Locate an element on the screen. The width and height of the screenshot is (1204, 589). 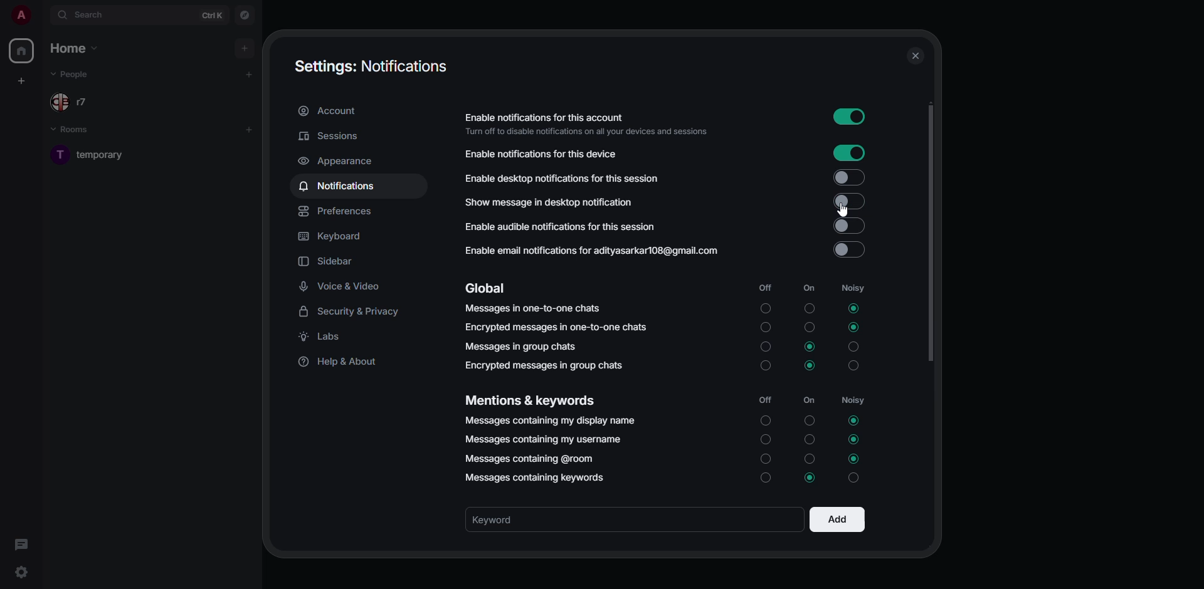
labs is located at coordinates (325, 338).